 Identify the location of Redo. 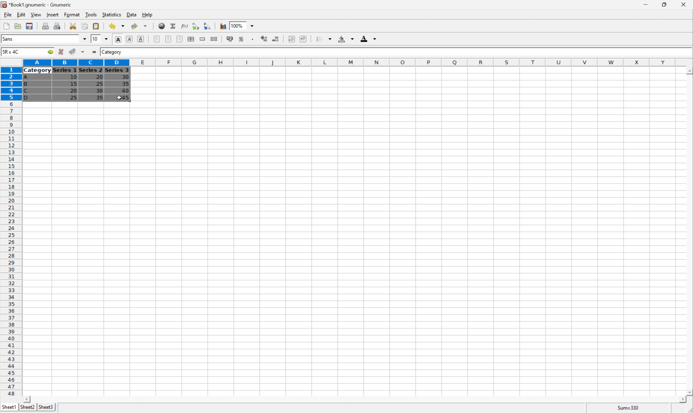
(138, 26).